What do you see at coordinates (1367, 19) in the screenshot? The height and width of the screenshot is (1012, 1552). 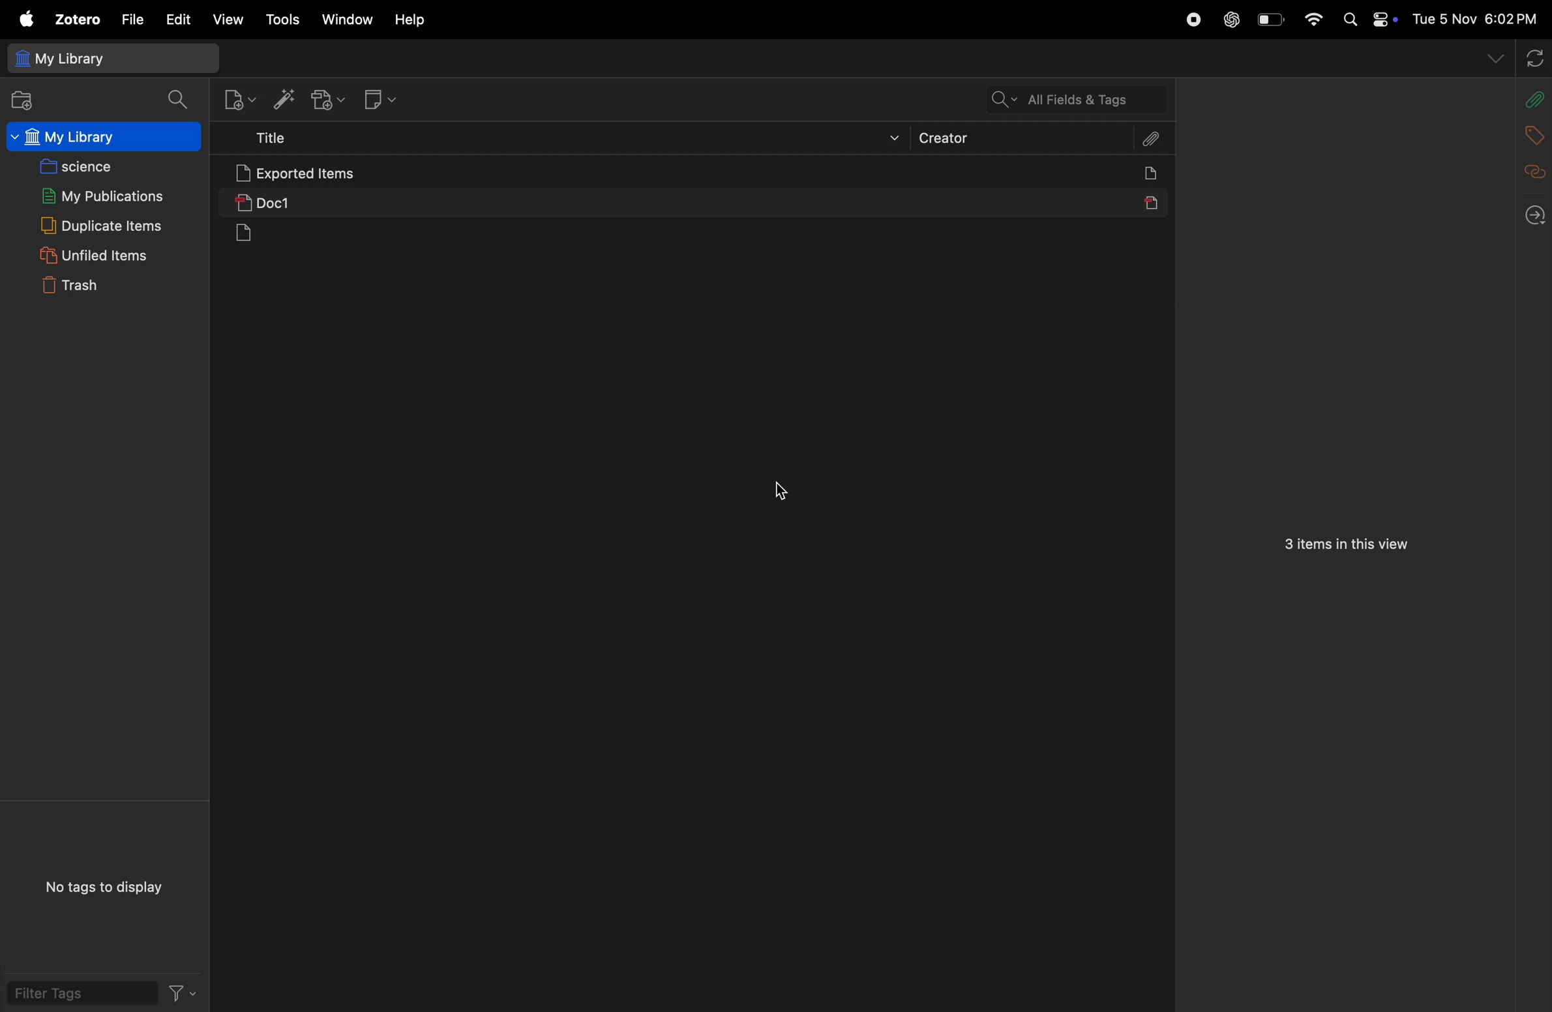 I see `aplle widgets` at bounding box center [1367, 19].